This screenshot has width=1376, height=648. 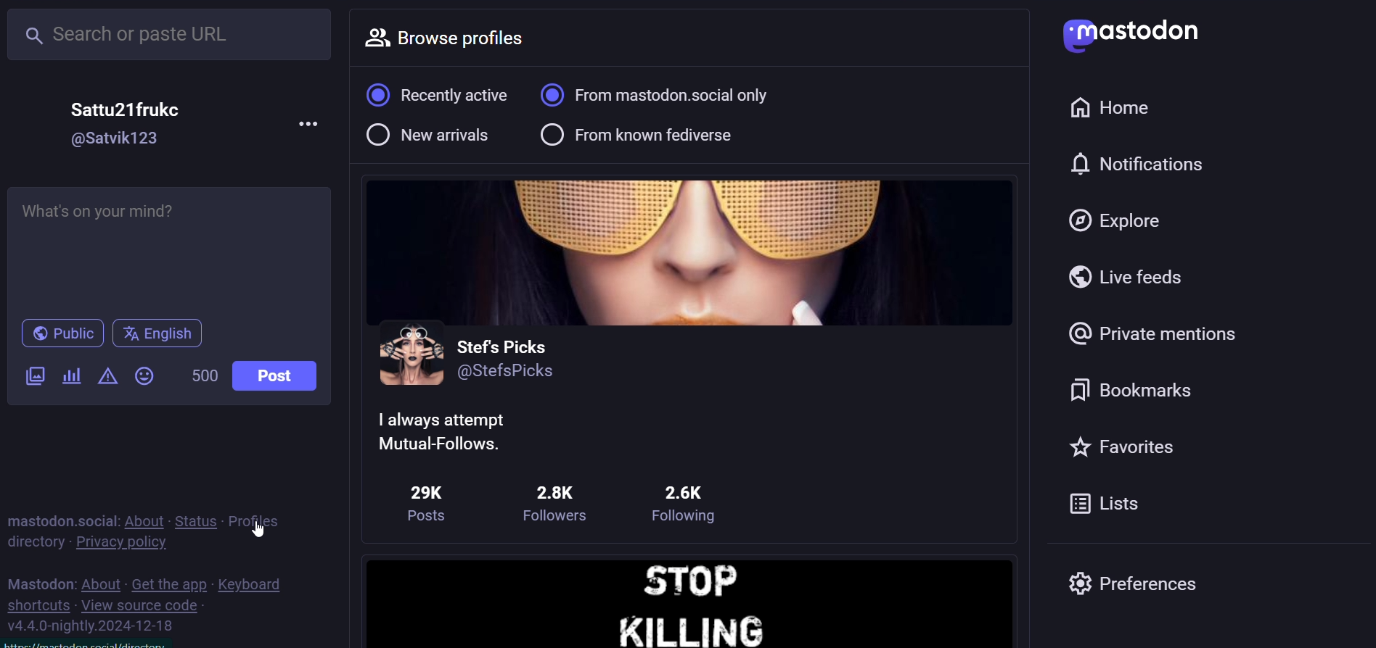 What do you see at coordinates (308, 128) in the screenshot?
I see `more` at bounding box center [308, 128].